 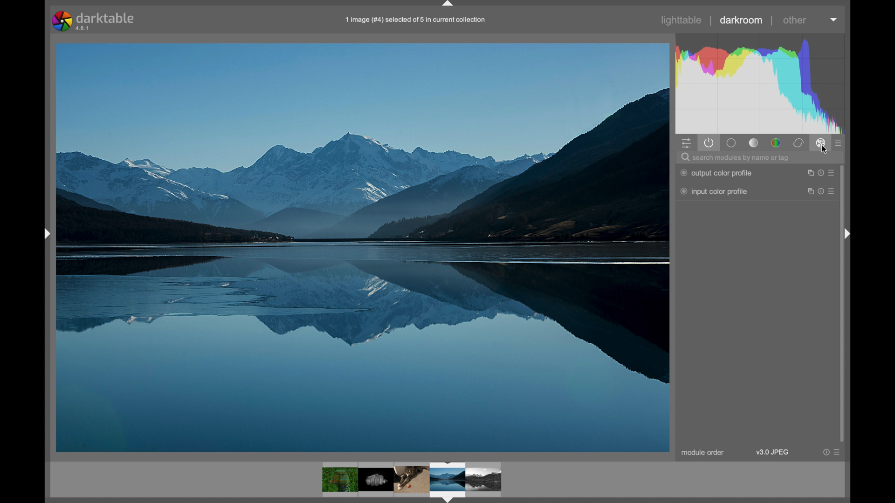 What do you see at coordinates (45, 233) in the screenshot?
I see `drag handle` at bounding box center [45, 233].